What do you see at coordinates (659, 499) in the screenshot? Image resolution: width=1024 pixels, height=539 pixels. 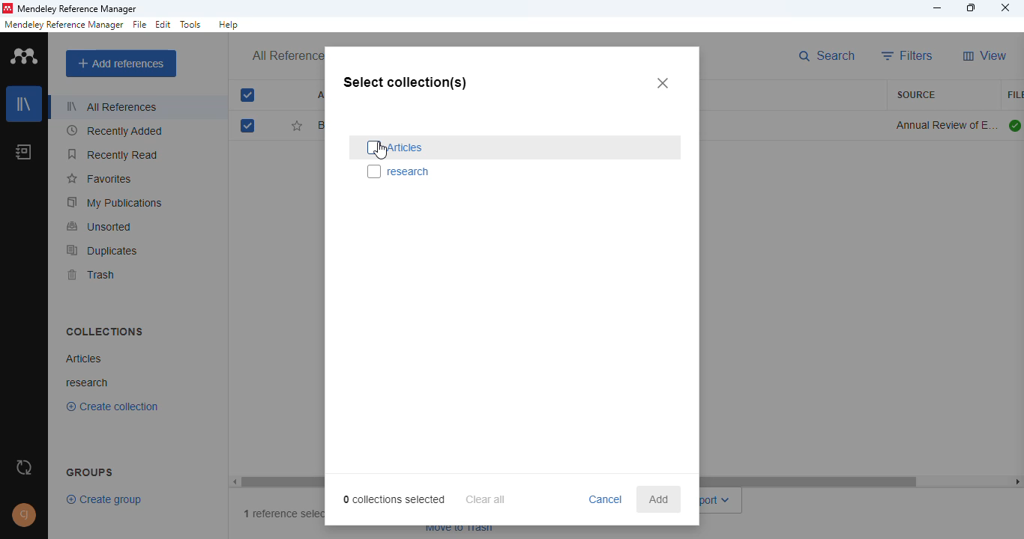 I see `add` at bounding box center [659, 499].